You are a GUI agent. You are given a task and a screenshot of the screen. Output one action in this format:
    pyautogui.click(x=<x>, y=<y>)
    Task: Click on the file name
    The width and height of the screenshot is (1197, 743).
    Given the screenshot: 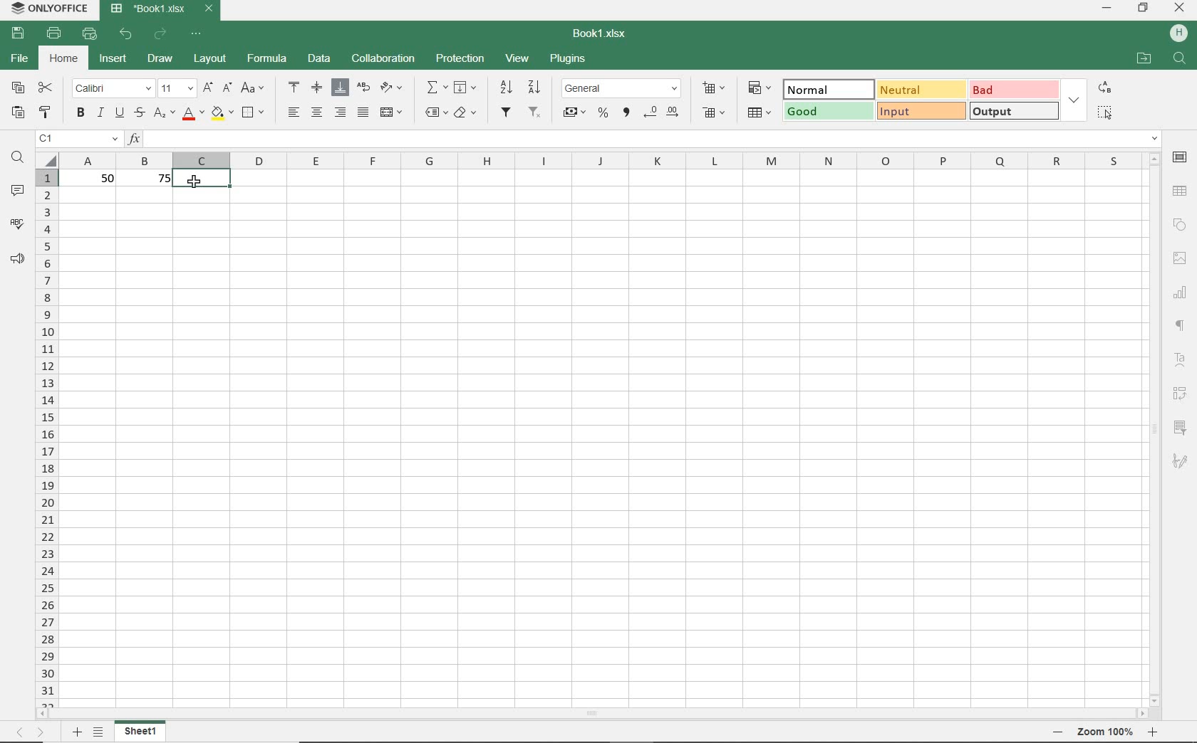 What is the action you would take?
    pyautogui.click(x=163, y=10)
    